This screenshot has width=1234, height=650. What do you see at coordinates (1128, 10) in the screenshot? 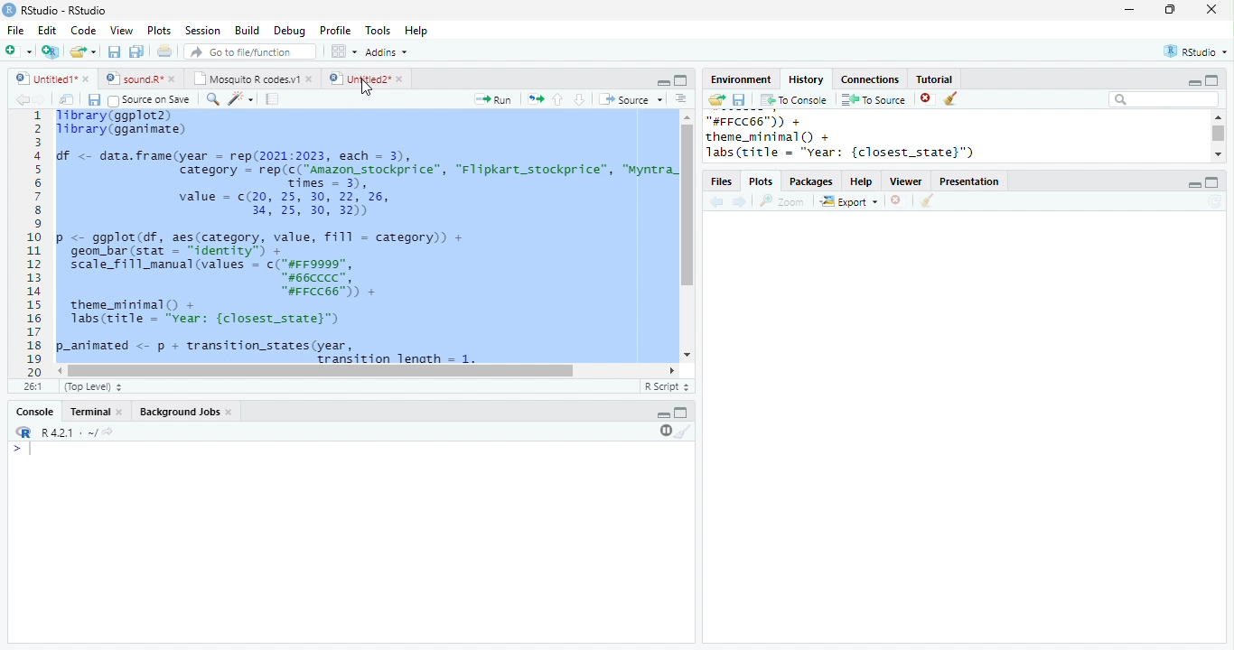
I see `minimize` at bounding box center [1128, 10].